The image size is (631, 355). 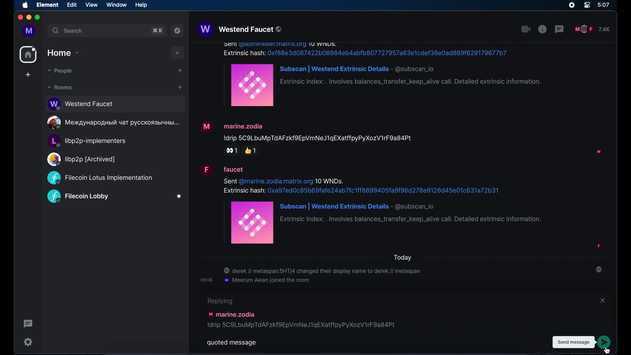 What do you see at coordinates (402, 219) in the screenshot?
I see `message` at bounding box center [402, 219].